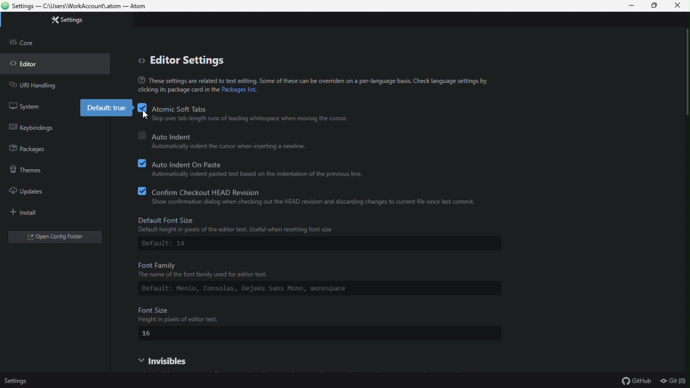 Image resolution: width=690 pixels, height=388 pixels. Describe the element at coordinates (184, 59) in the screenshot. I see `Editor settings` at that location.